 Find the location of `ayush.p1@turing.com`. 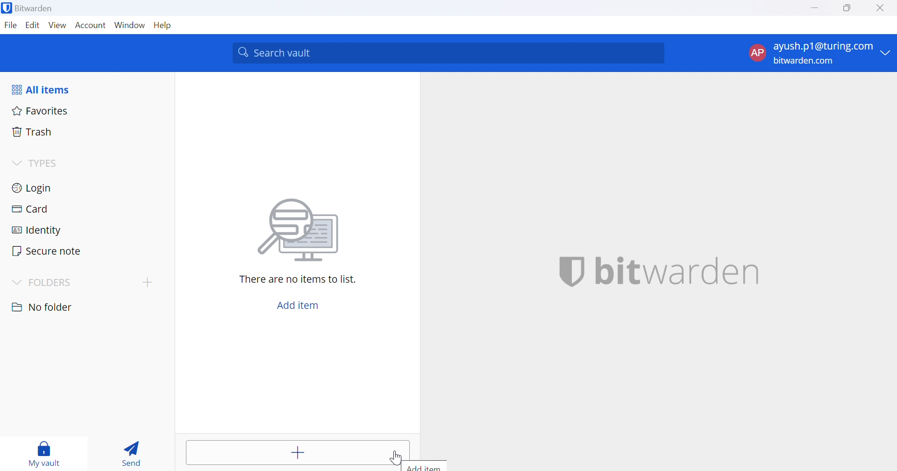

ayush.p1@turing.com is located at coordinates (824, 46).